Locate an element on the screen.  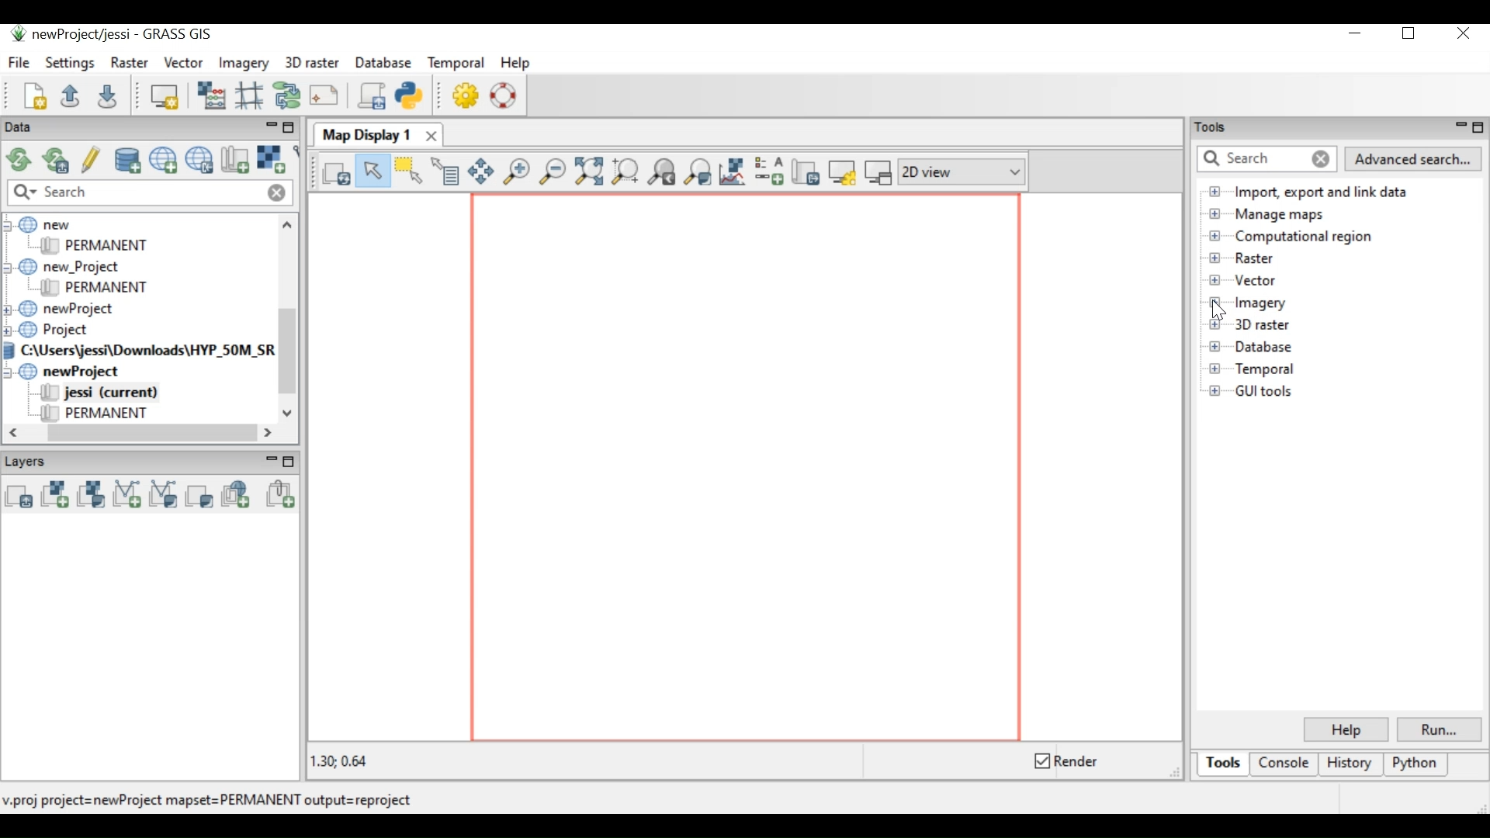
Add raster map layer is located at coordinates (55, 496).